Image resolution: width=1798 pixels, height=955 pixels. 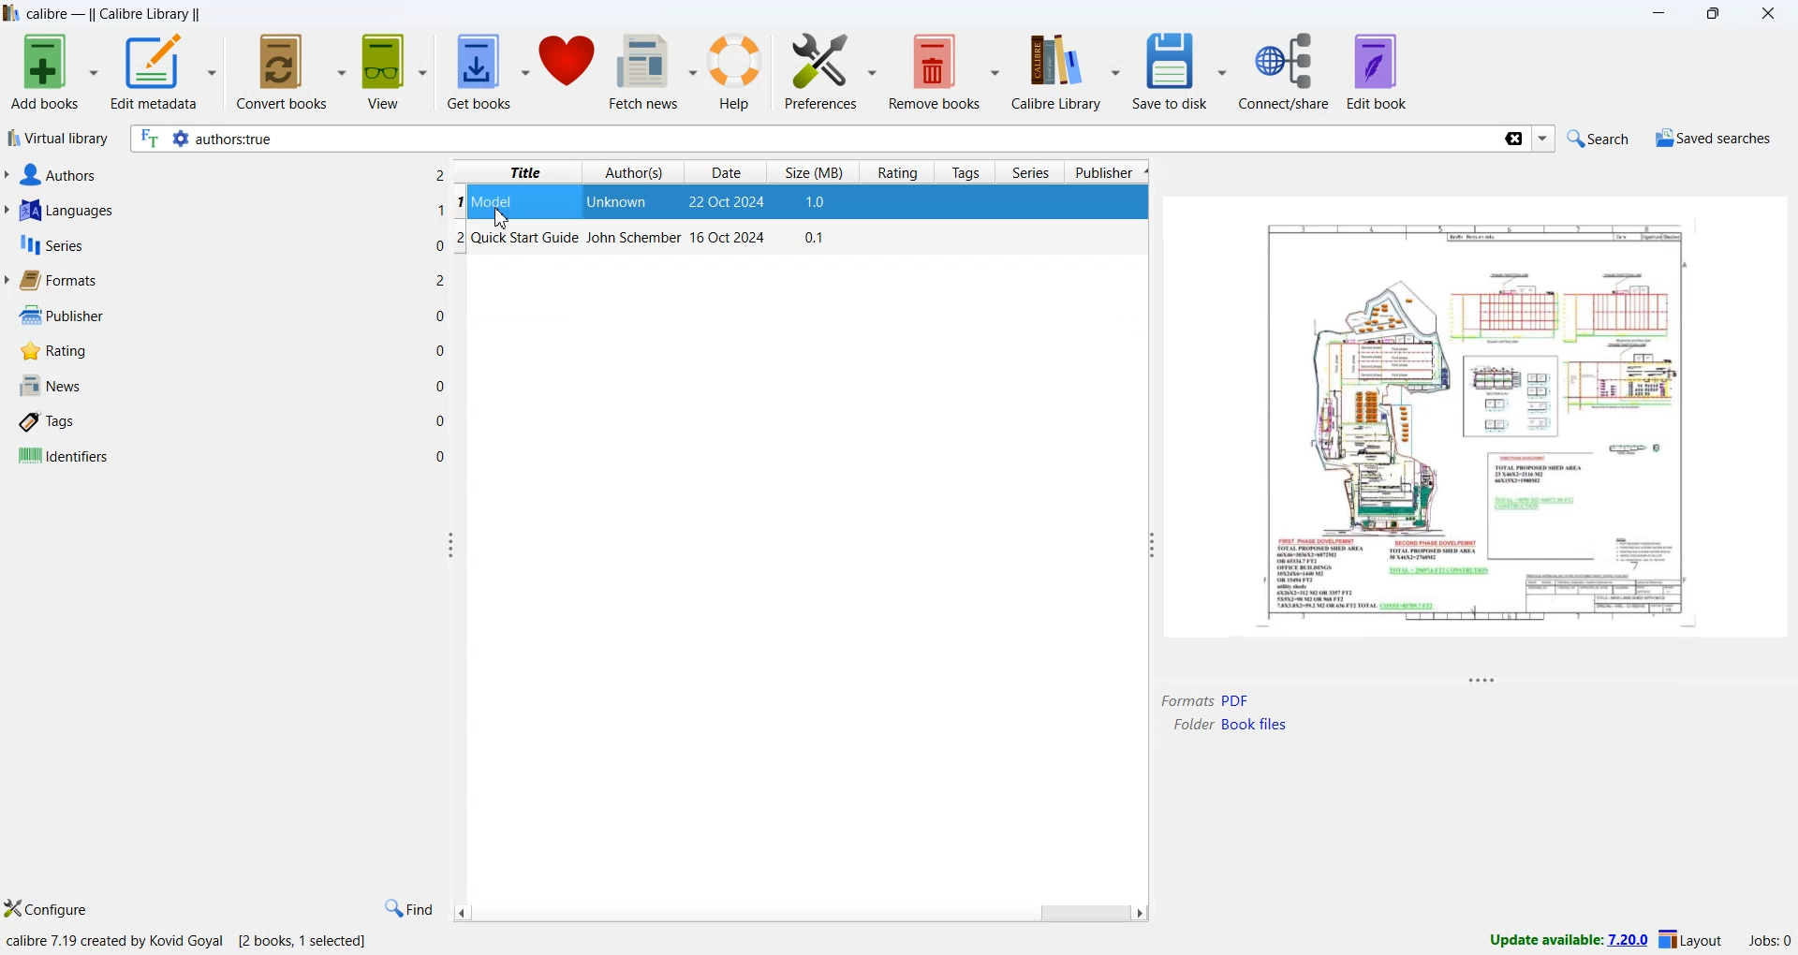 What do you see at coordinates (569, 66) in the screenshot?
I see `donate to support calibre` at bounding box center [569, 66].